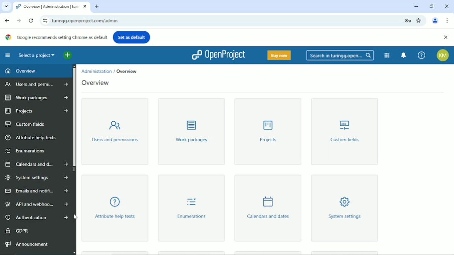 The image size is (454, 255). Describe the element at coordinates (32, 137) in the screenshot. I see `Attribute help texts` at that location.